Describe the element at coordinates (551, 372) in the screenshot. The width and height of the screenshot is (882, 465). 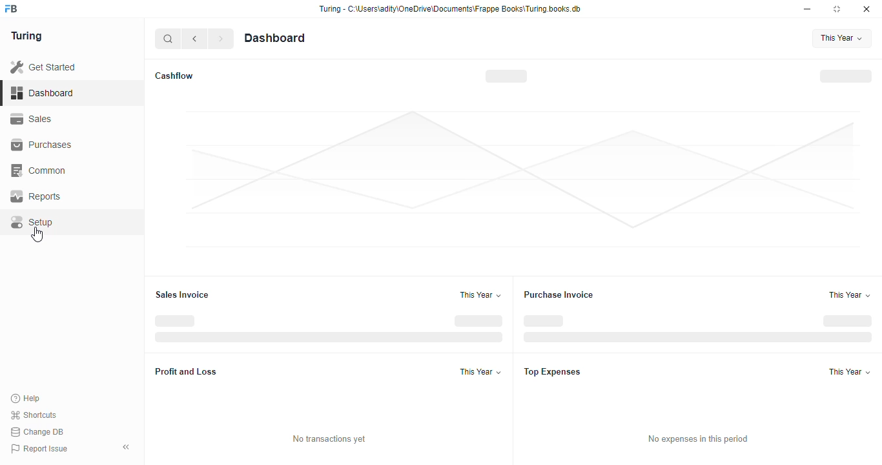
I see `Top Expenses` at that location.